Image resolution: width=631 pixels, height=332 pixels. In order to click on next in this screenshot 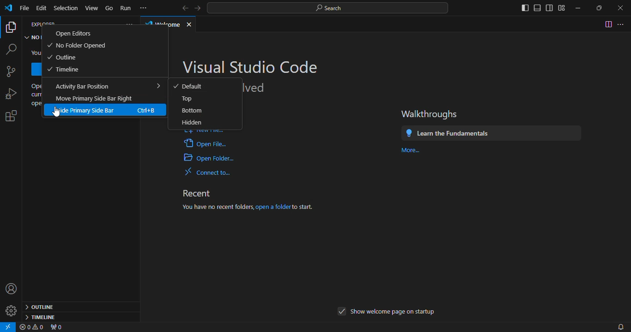, I will do `click(200, 8)`.